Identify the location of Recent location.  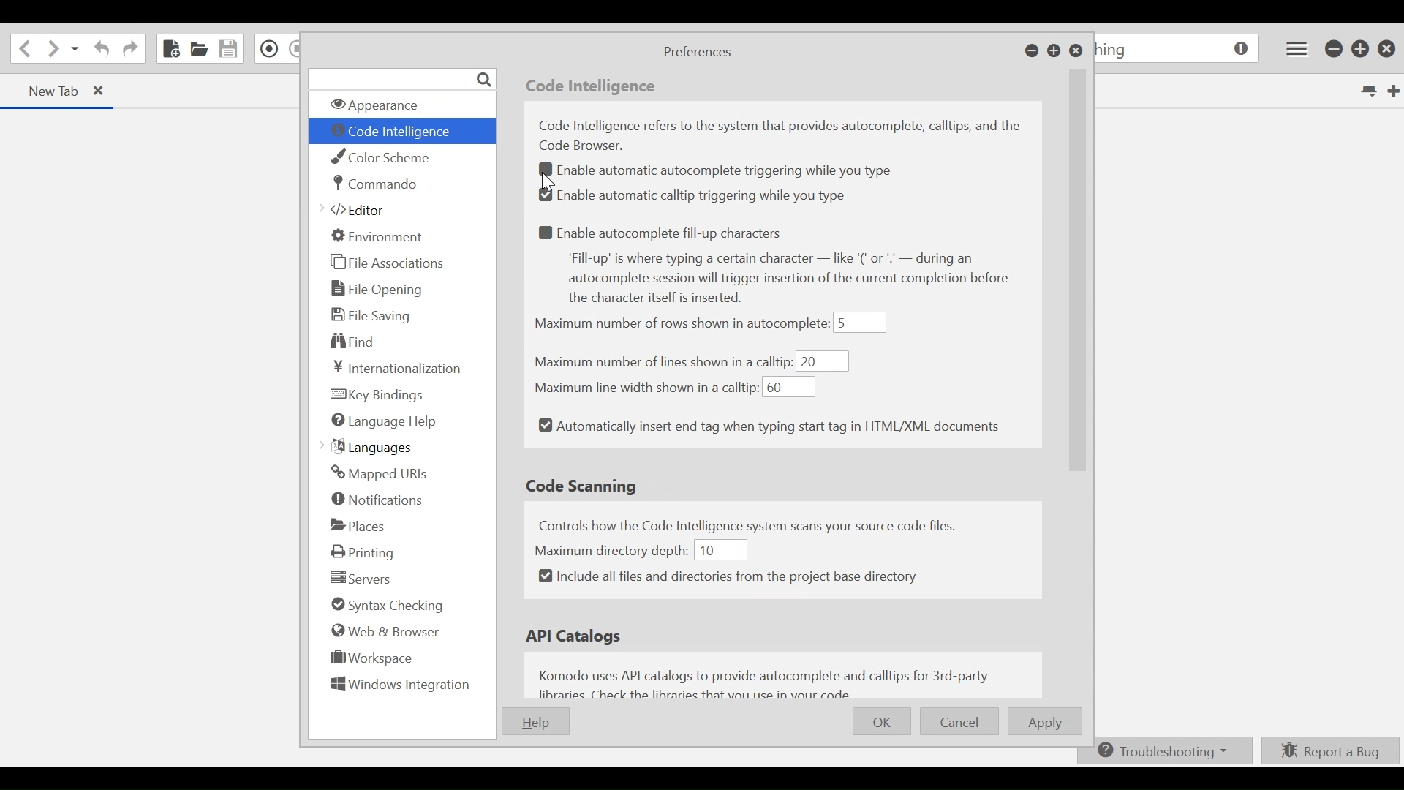
(75, 50).